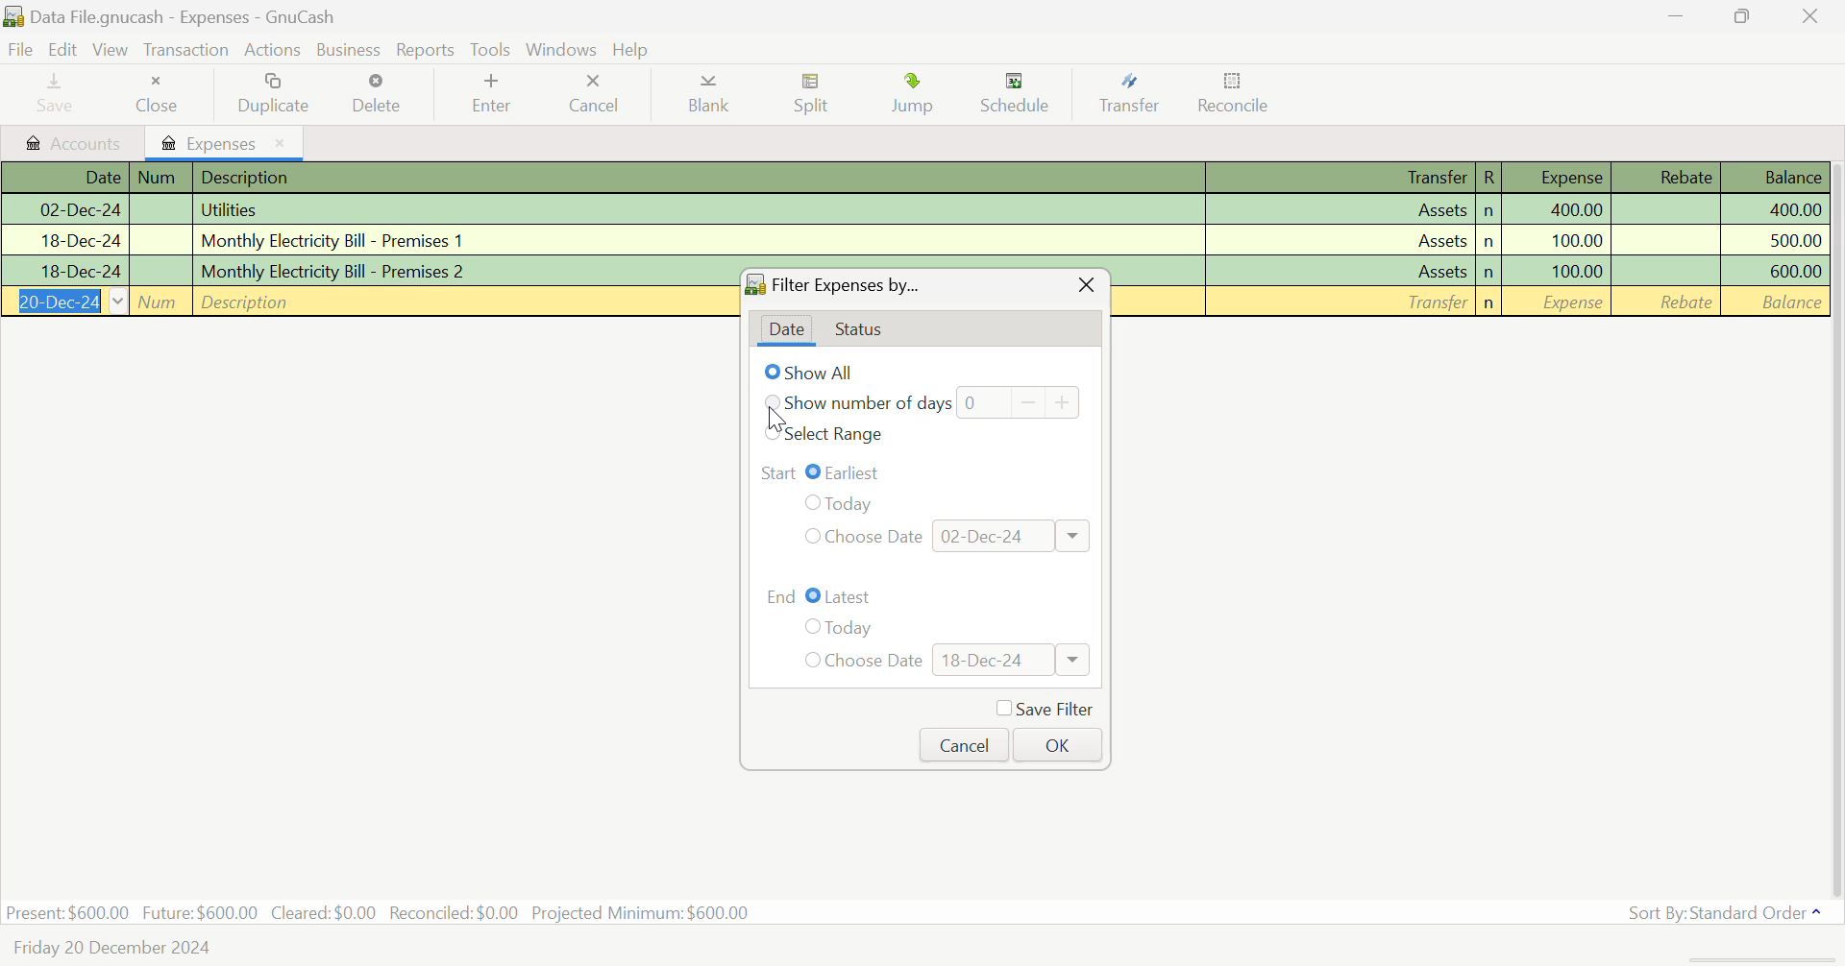 The image size is (1845, 966). I want to click on Projected, so click(640, 912).